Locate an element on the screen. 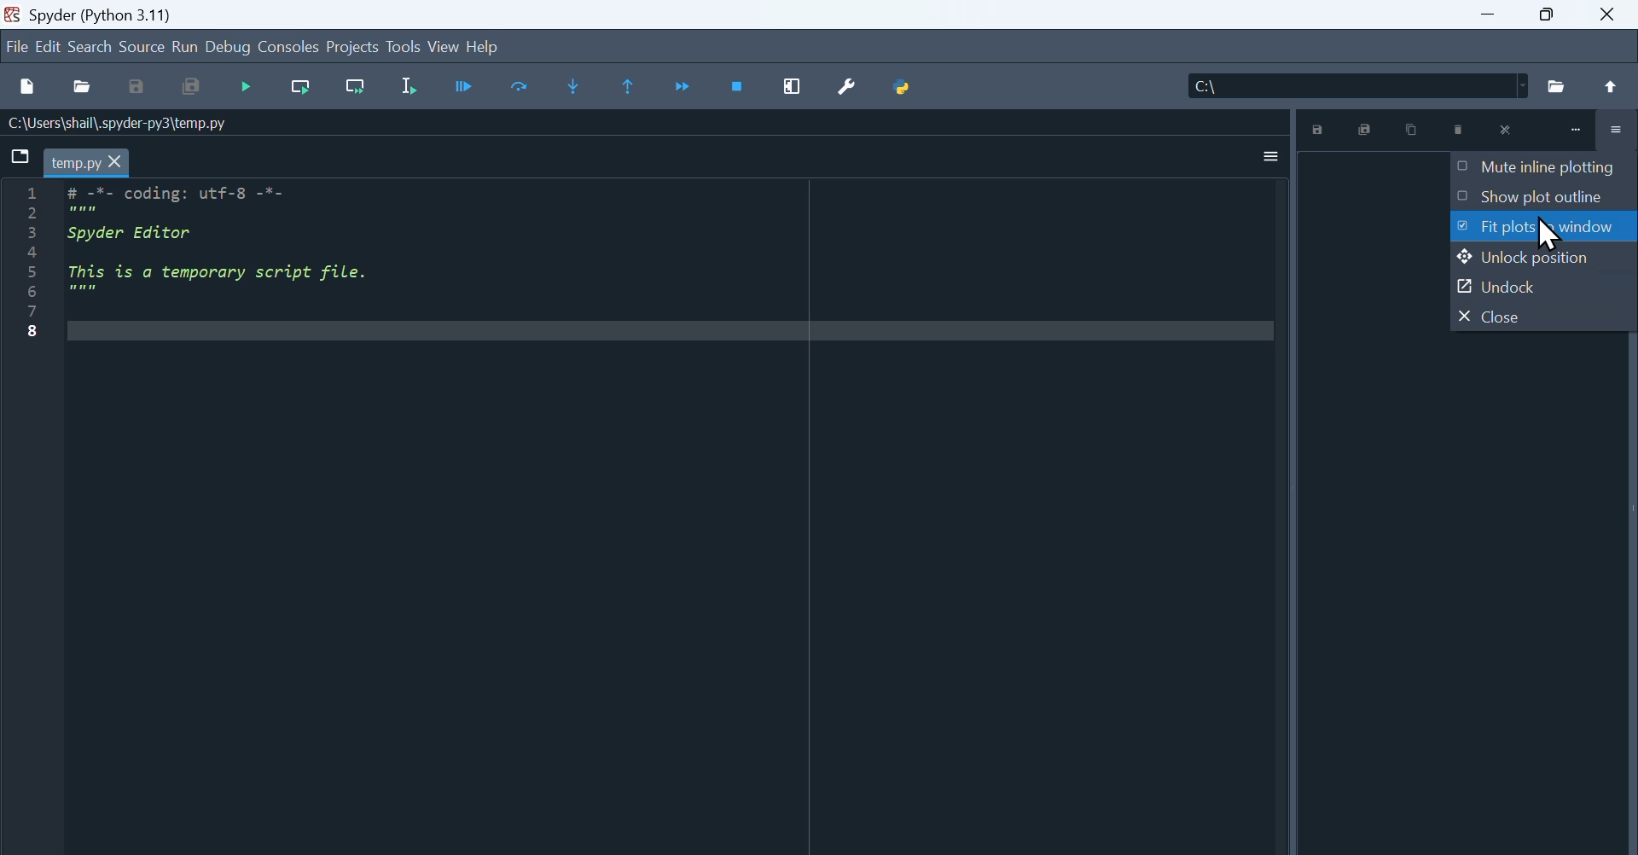 This screenshot has height=855, width=1638. Close is located at coordinates (1538, 317).